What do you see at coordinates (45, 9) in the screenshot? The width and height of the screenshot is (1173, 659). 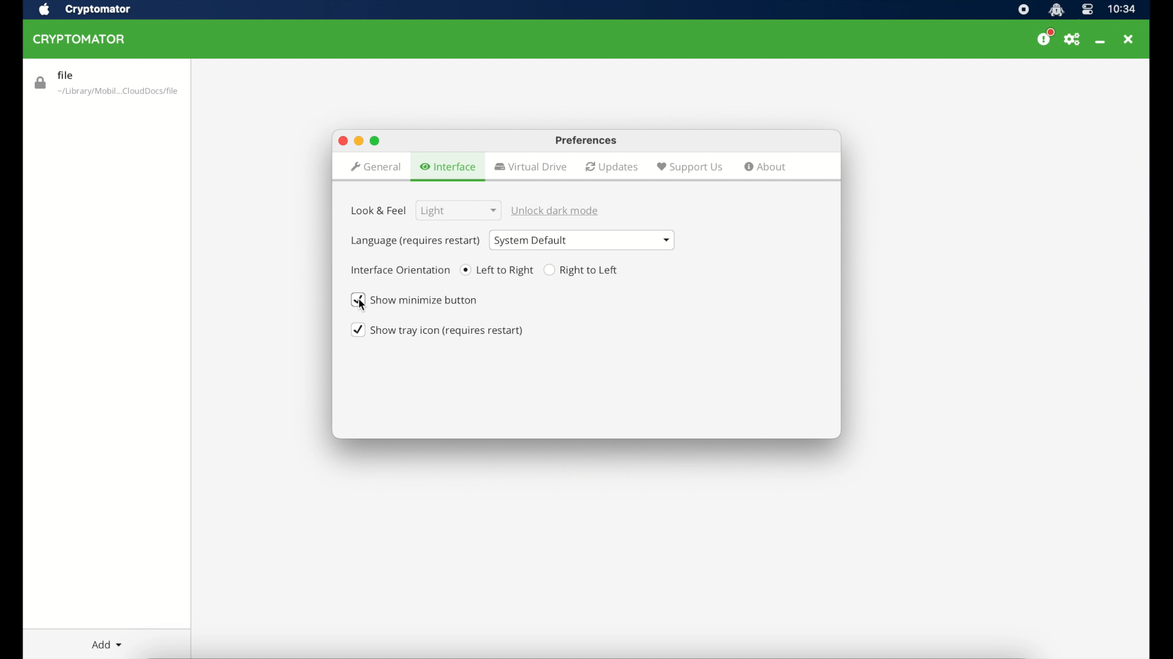 I see `apple icon` at bounding box center [45, 9].